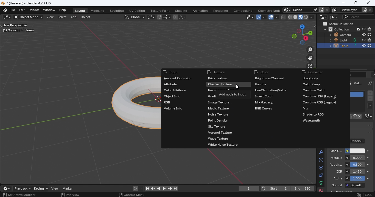  Describe the element at coordinates (301, 34) in the screenshot. I see `Use a preset viewpoint` at that location.